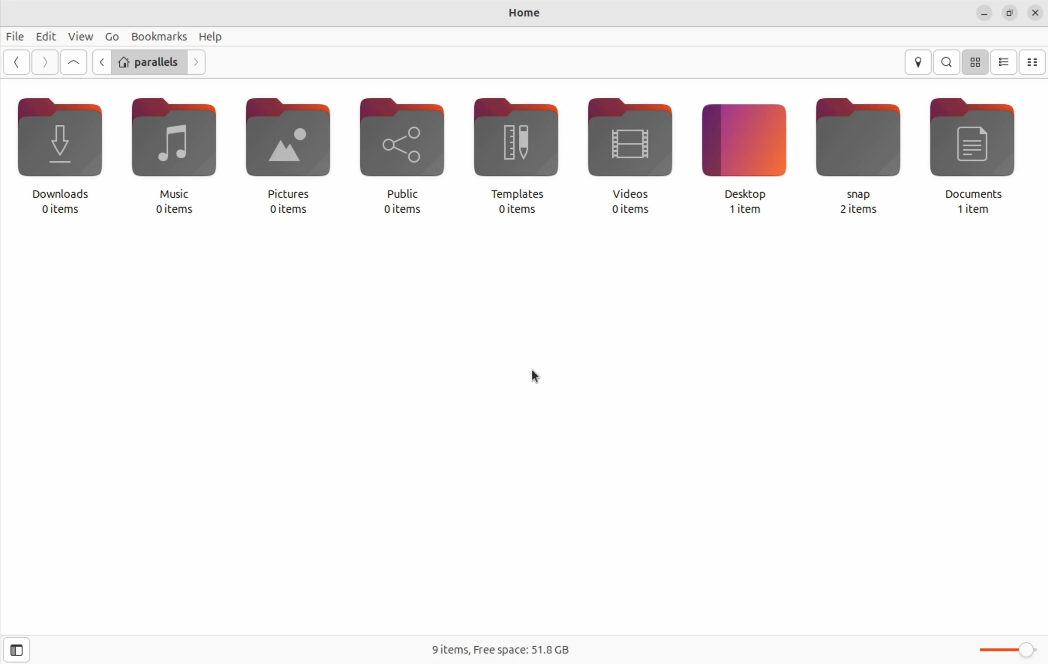 The width and height of the screenshot is (1048, 664). I want to click on pictures, so click(286, 145).